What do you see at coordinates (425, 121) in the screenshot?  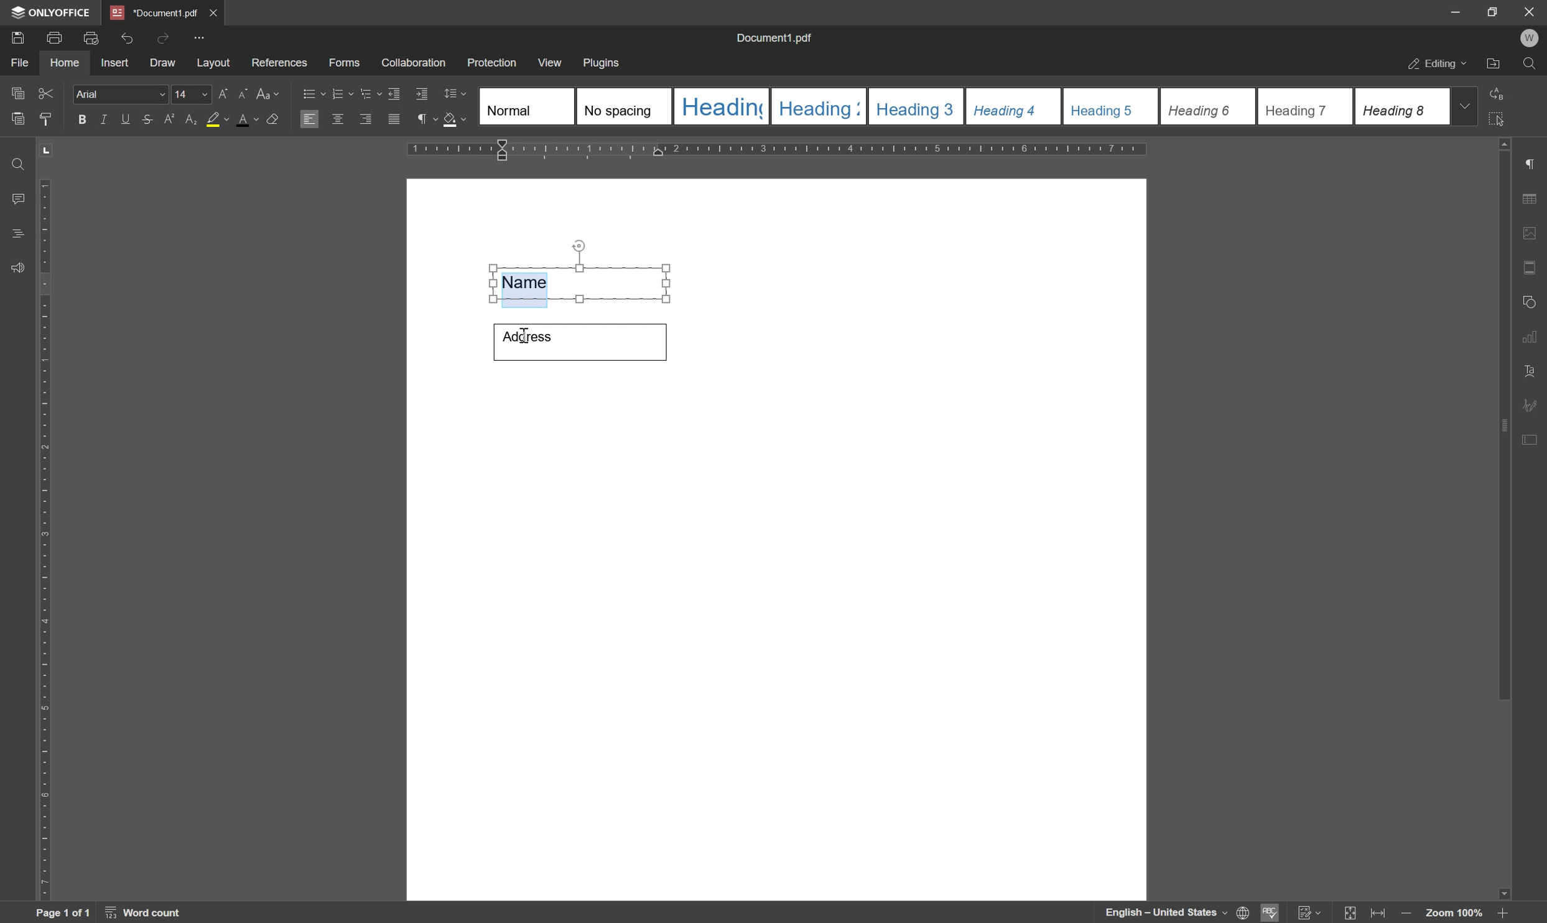 I see `non printing characters` at bounding box center [425, 121].